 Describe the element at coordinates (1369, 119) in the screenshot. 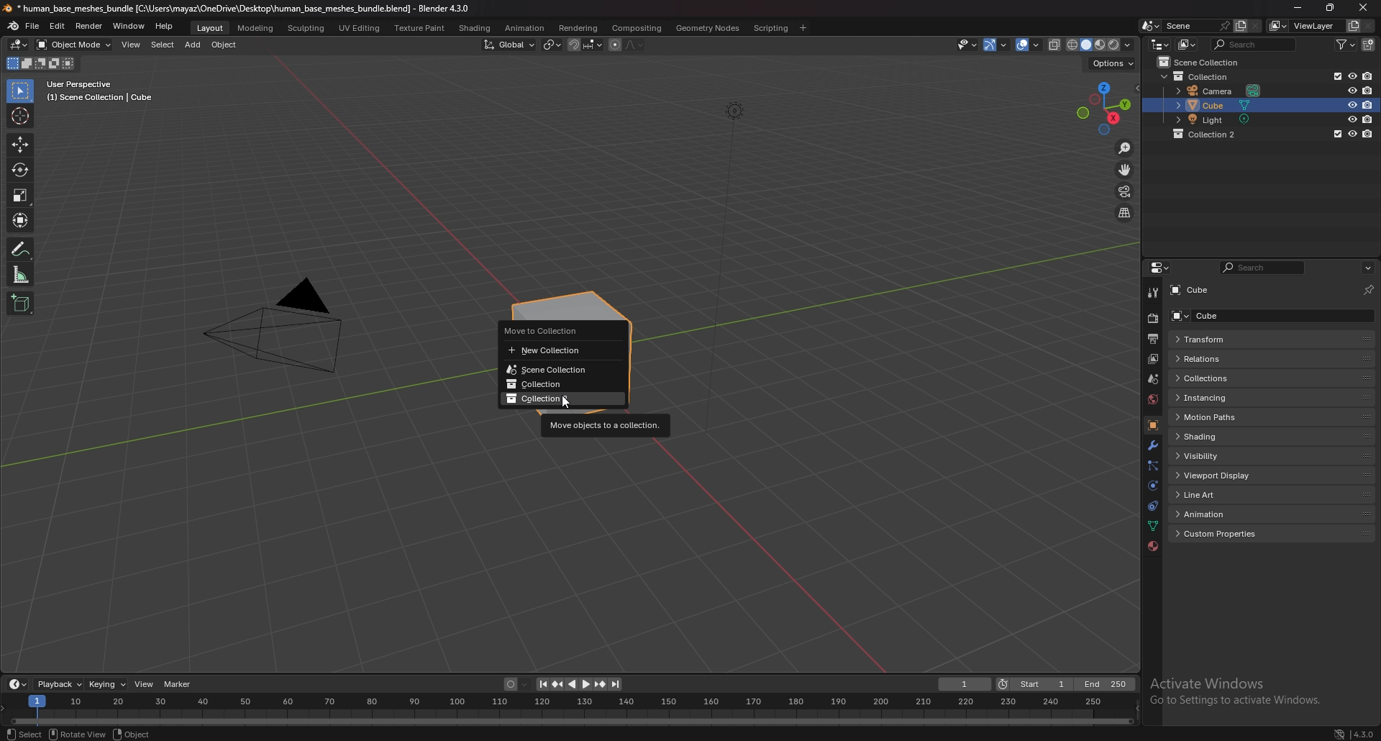

I see `disable in renders` at that location.